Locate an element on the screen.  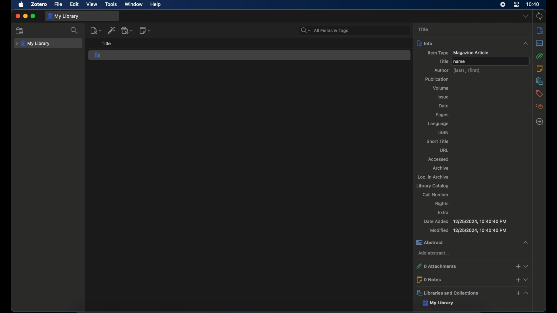
short title is located at coordinates (437, 141).